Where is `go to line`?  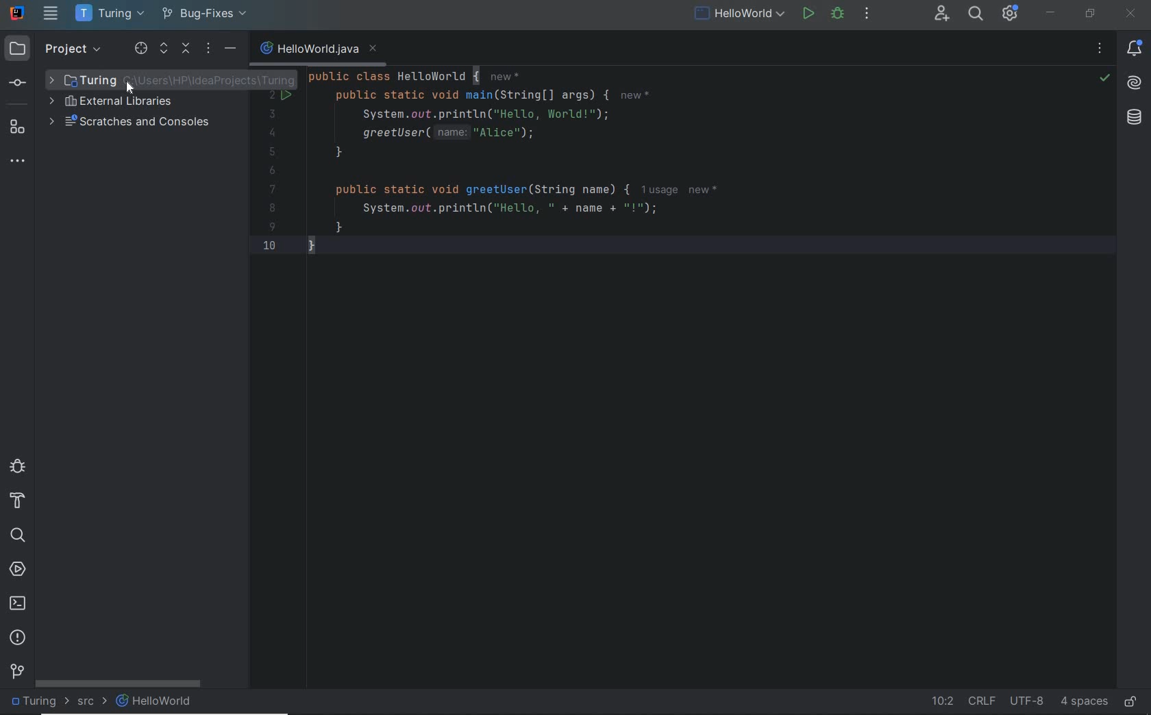 go to line is located at coordinates (943, 700).